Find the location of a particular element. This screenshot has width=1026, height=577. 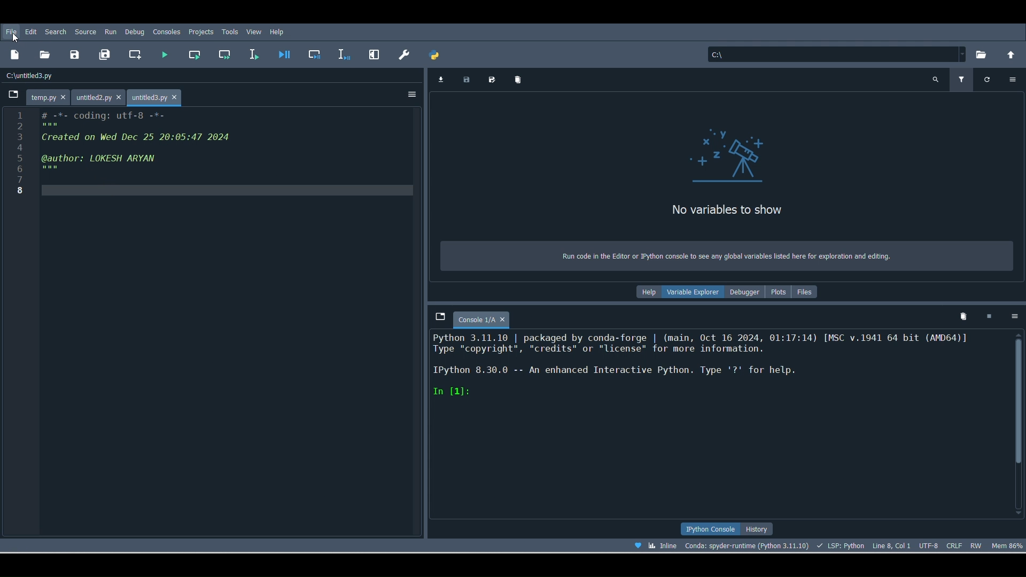

Search variable names and types (Ctrl + F) is located at coordinates (936, 79).